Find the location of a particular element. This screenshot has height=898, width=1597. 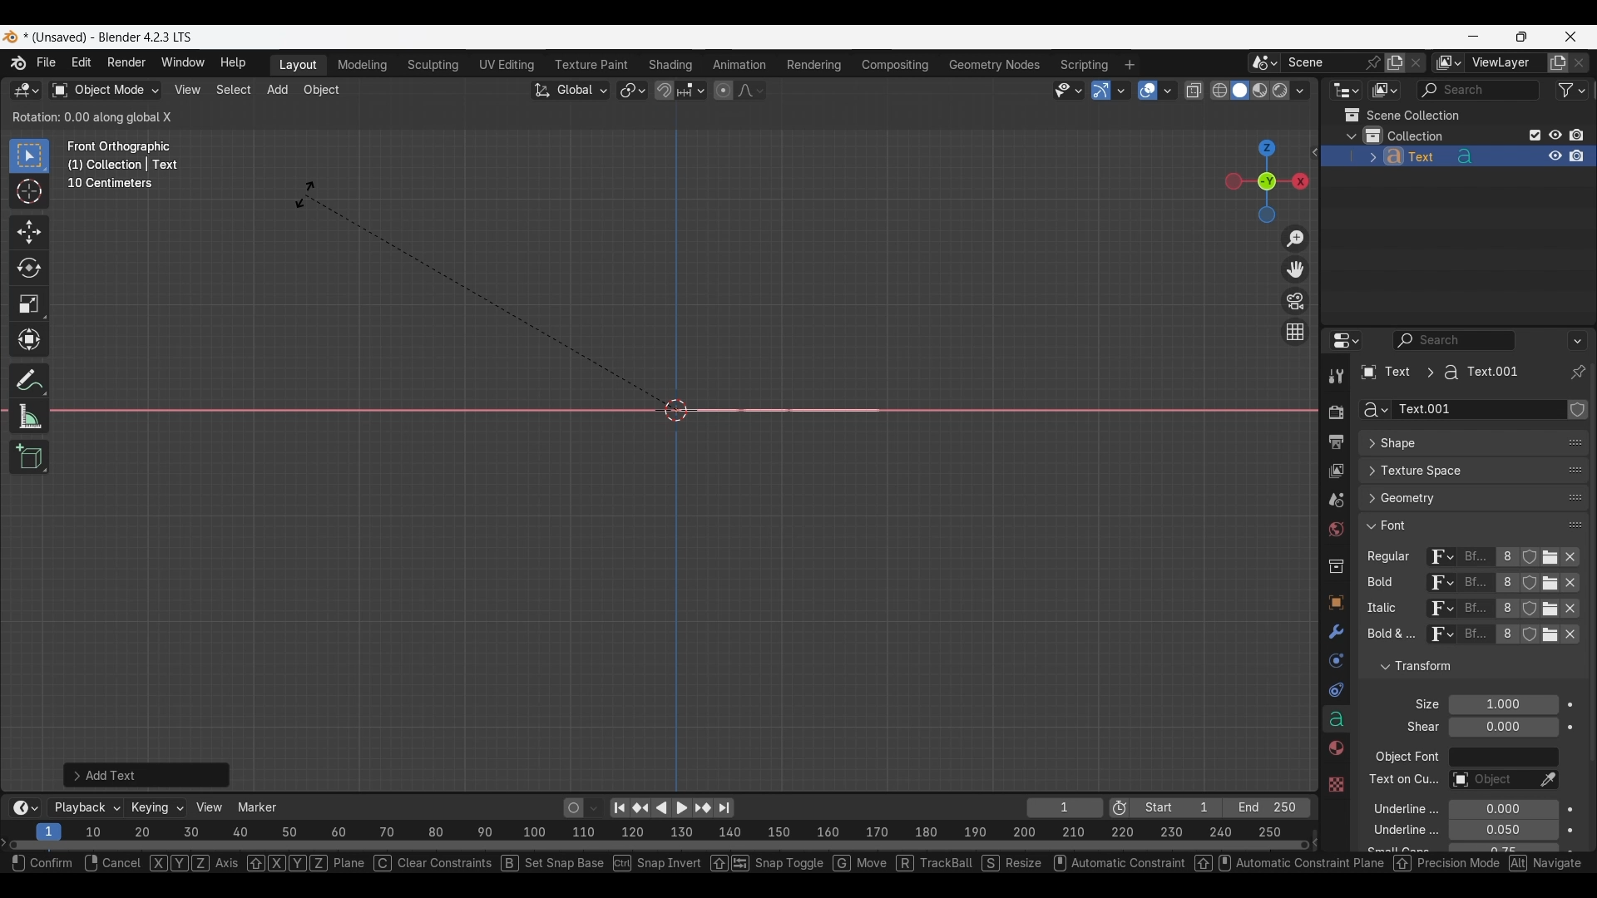

Jump to key frame is located at coordinates (703, 808).